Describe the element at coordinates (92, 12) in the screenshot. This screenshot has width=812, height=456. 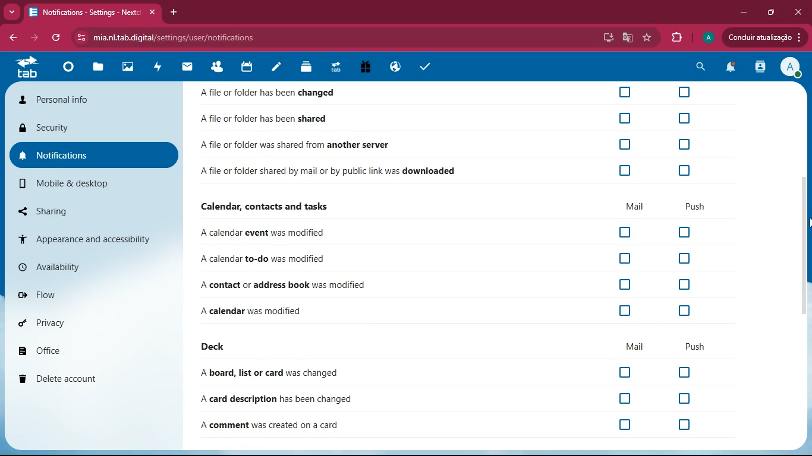
I see `Notifications - Settings - Nextc` at that location.